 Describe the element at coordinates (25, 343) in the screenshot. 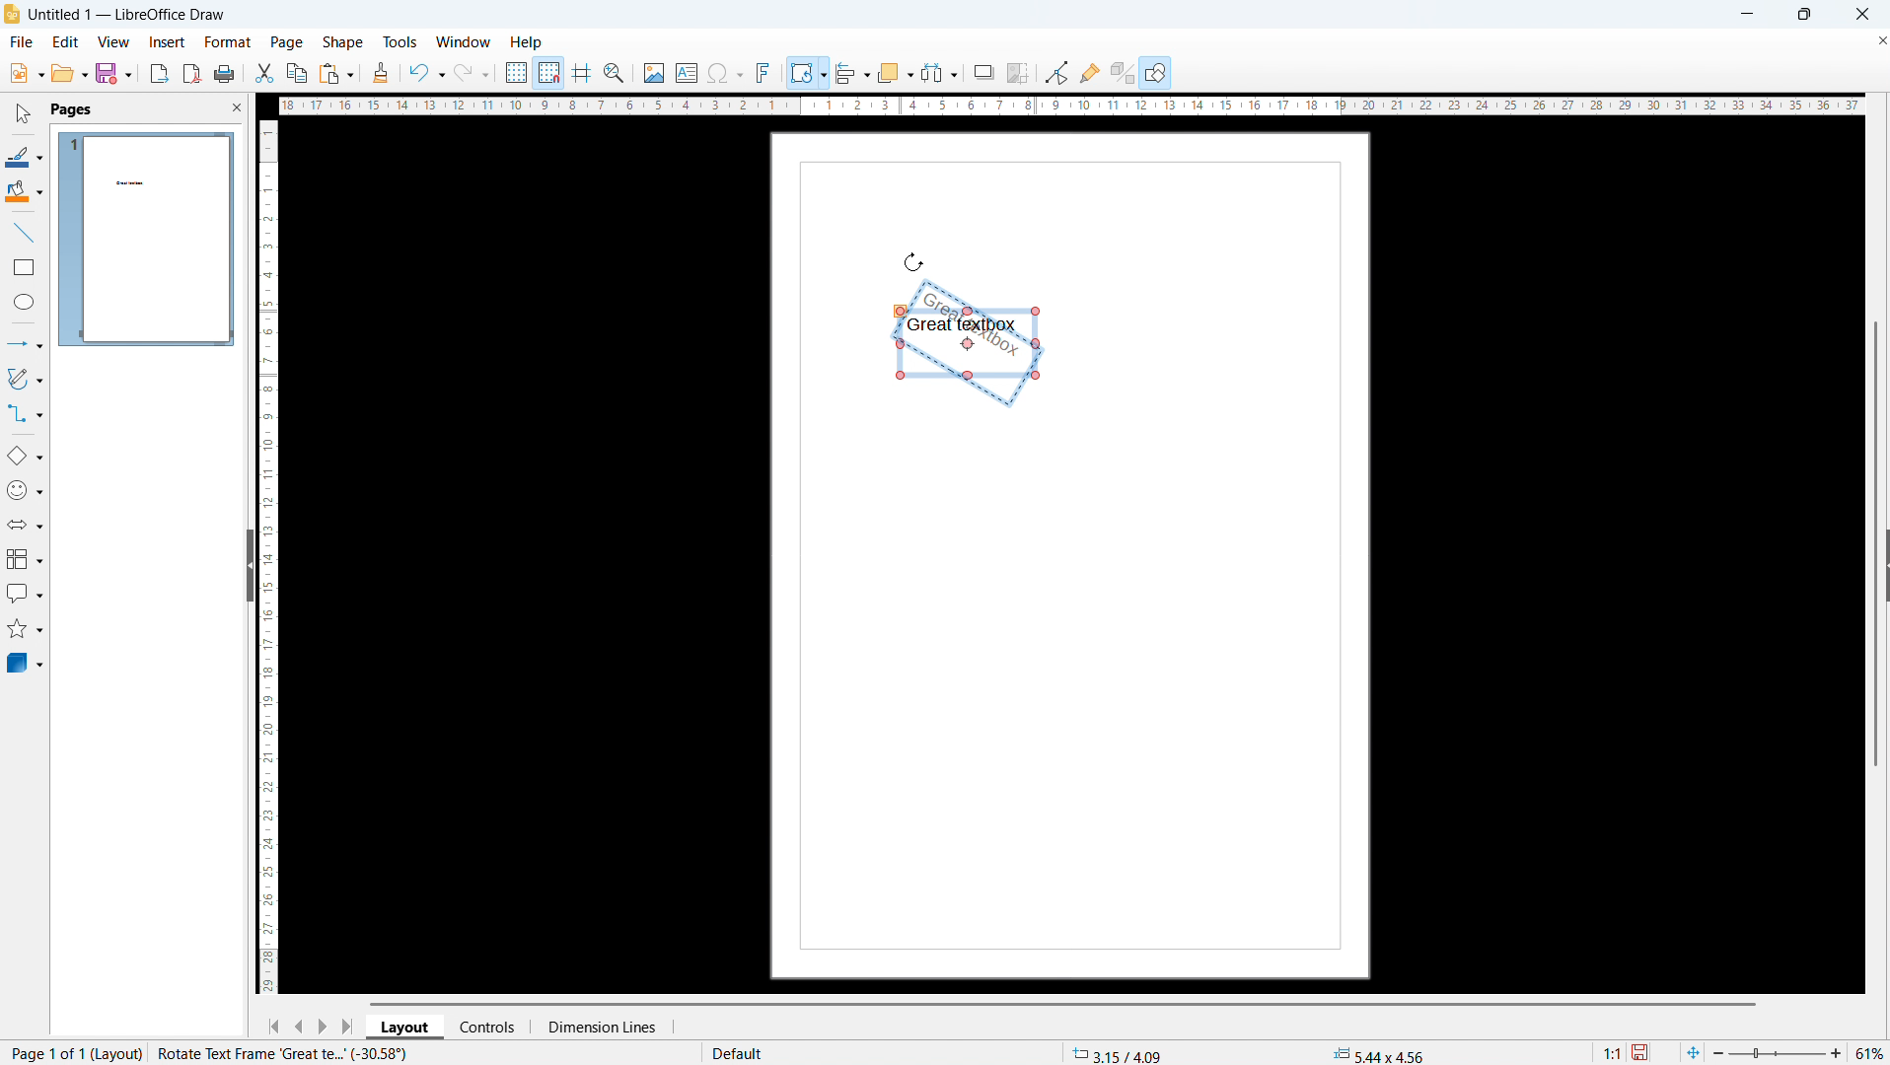

I see `lines and arrows` at that location.